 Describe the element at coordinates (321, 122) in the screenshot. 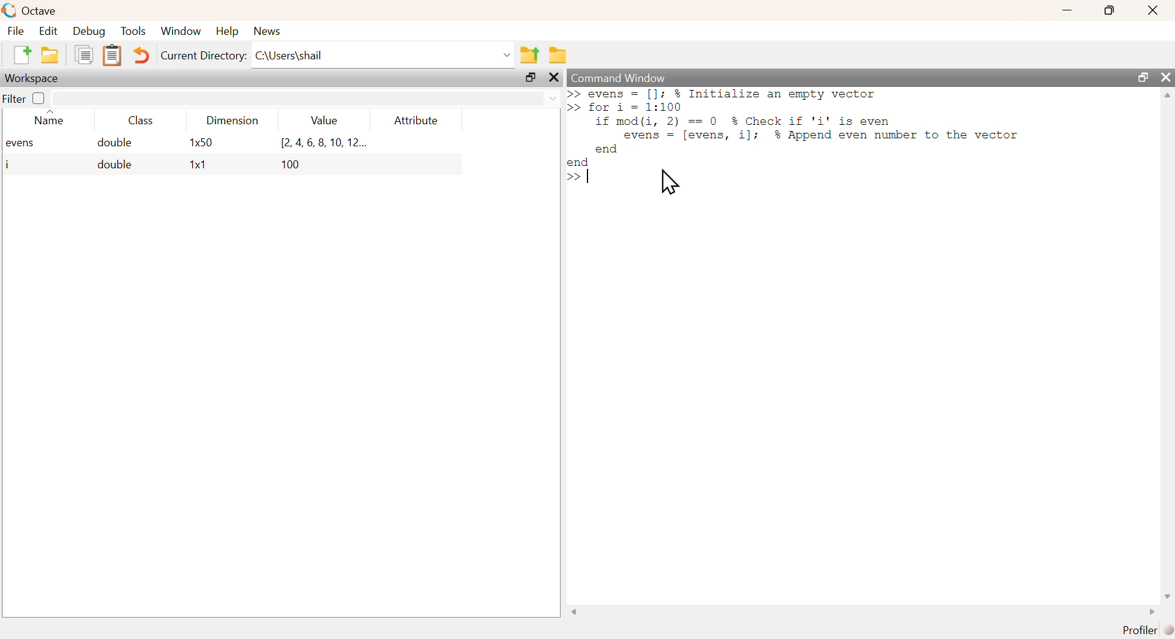

I see `value` at that location.